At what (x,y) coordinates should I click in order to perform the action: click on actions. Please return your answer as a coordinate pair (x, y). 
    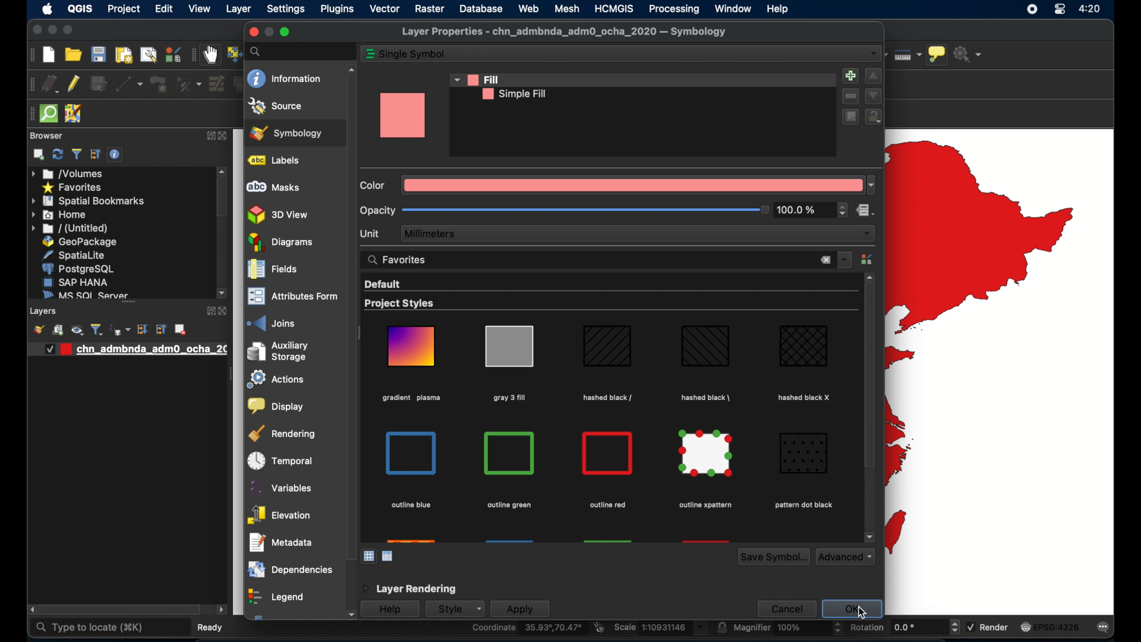
    Looking at the image, I should click on (273, 380).